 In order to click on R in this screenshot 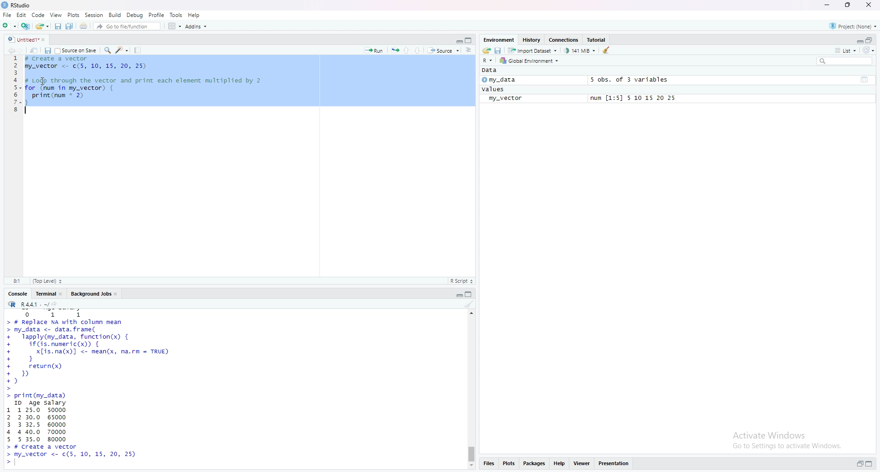, I will do `click(487, 60)`.